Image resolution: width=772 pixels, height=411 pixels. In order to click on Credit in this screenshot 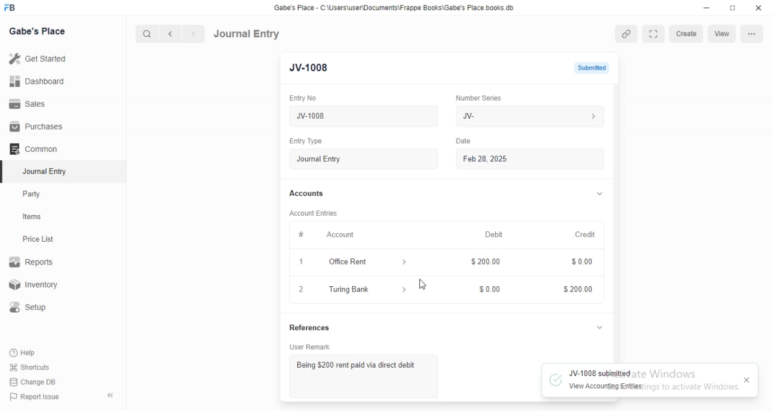, I will do `click(585, 236)`.